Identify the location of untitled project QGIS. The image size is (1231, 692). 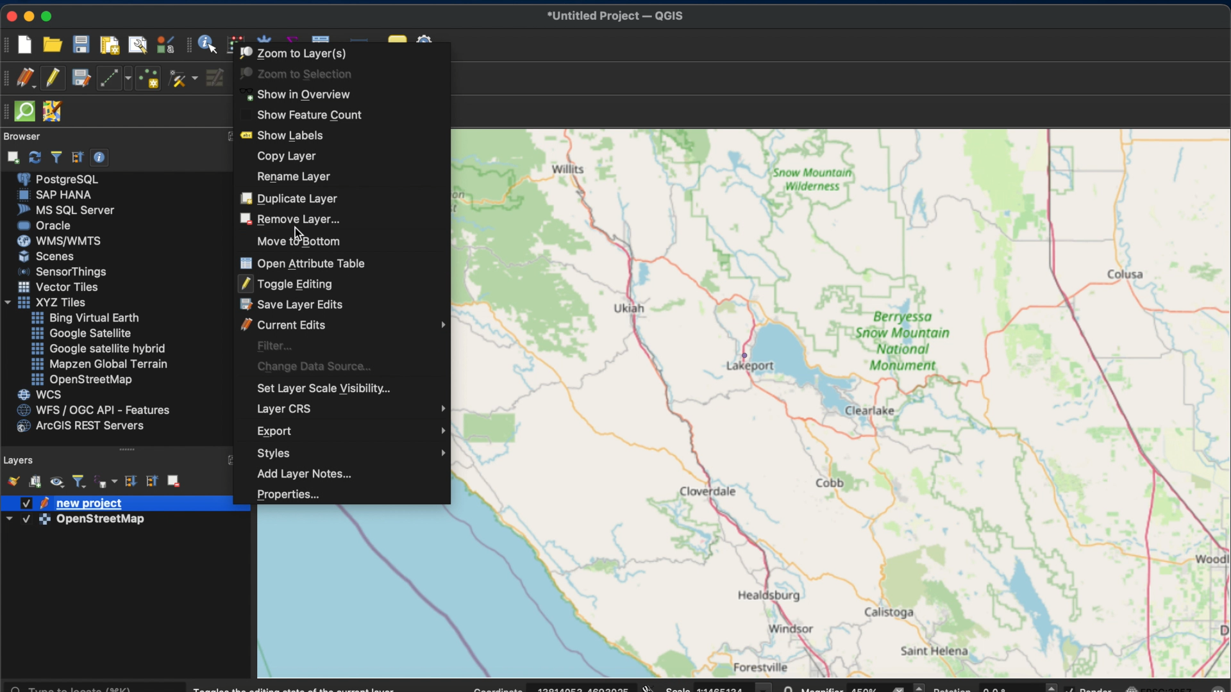
(615, 16).